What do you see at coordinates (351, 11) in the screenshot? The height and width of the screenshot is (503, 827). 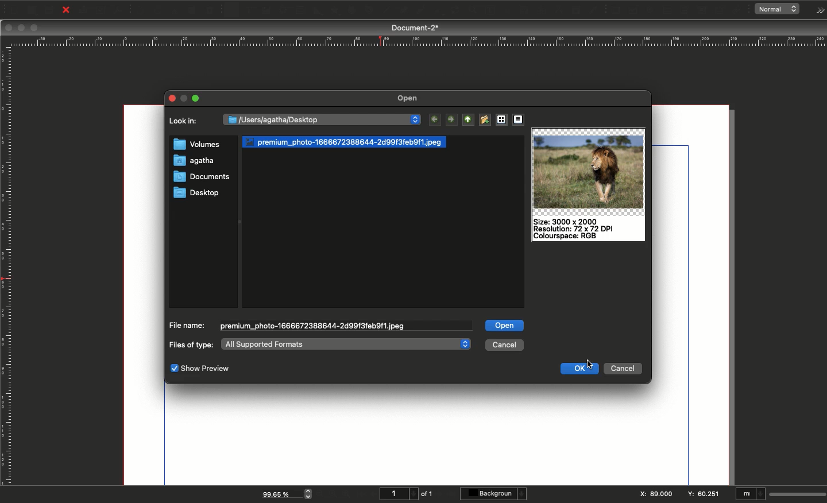 I see `Arc` at bounding box center [351, 11].